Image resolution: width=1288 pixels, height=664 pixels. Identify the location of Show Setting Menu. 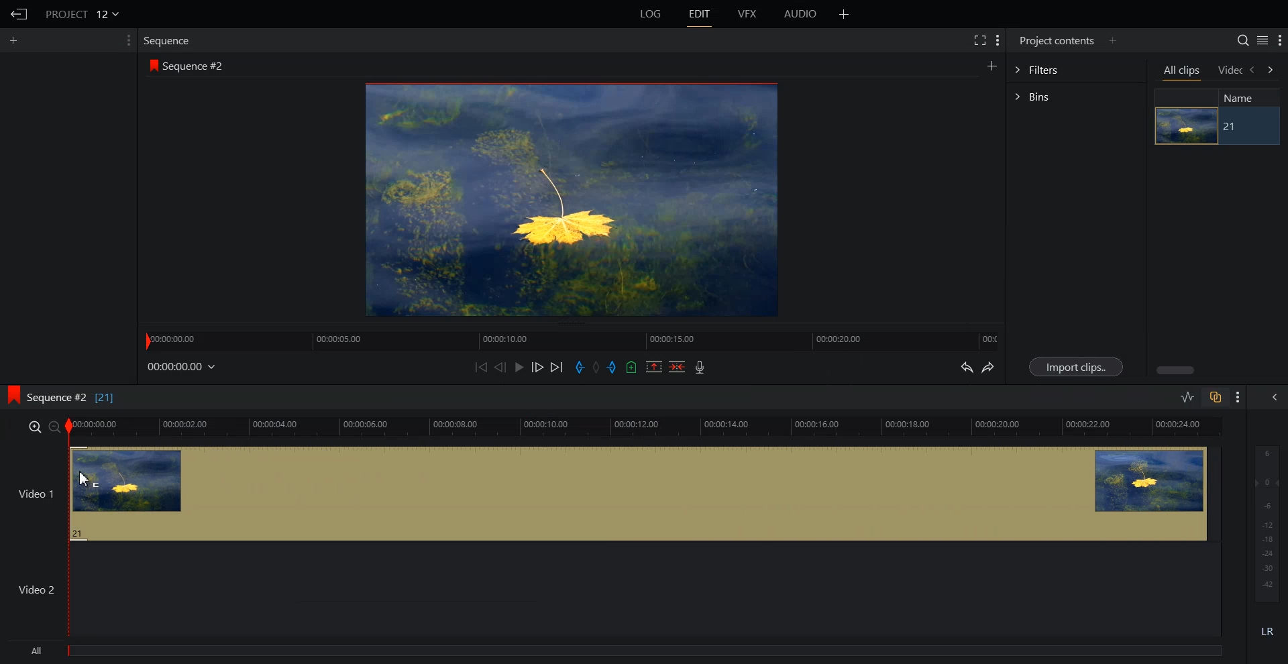
(998, 41).